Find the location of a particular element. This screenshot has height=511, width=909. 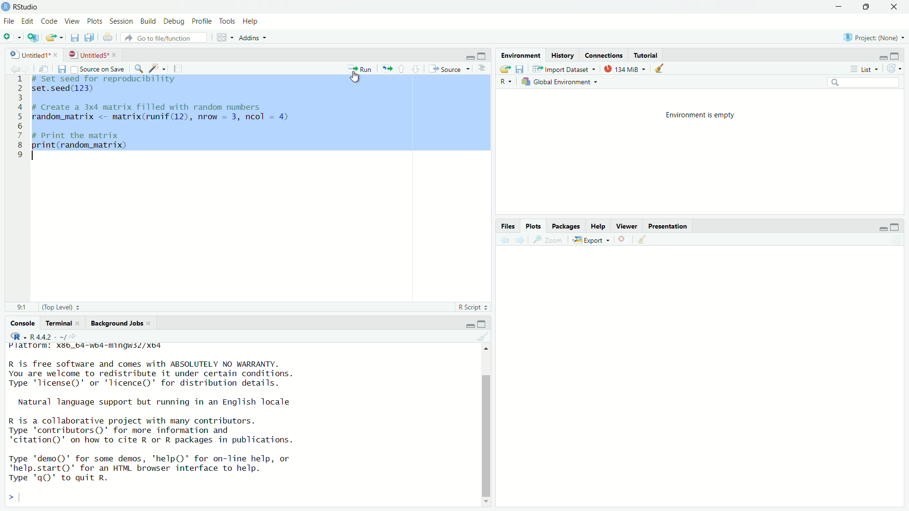

Addins + is located at coordinates (252, 37).